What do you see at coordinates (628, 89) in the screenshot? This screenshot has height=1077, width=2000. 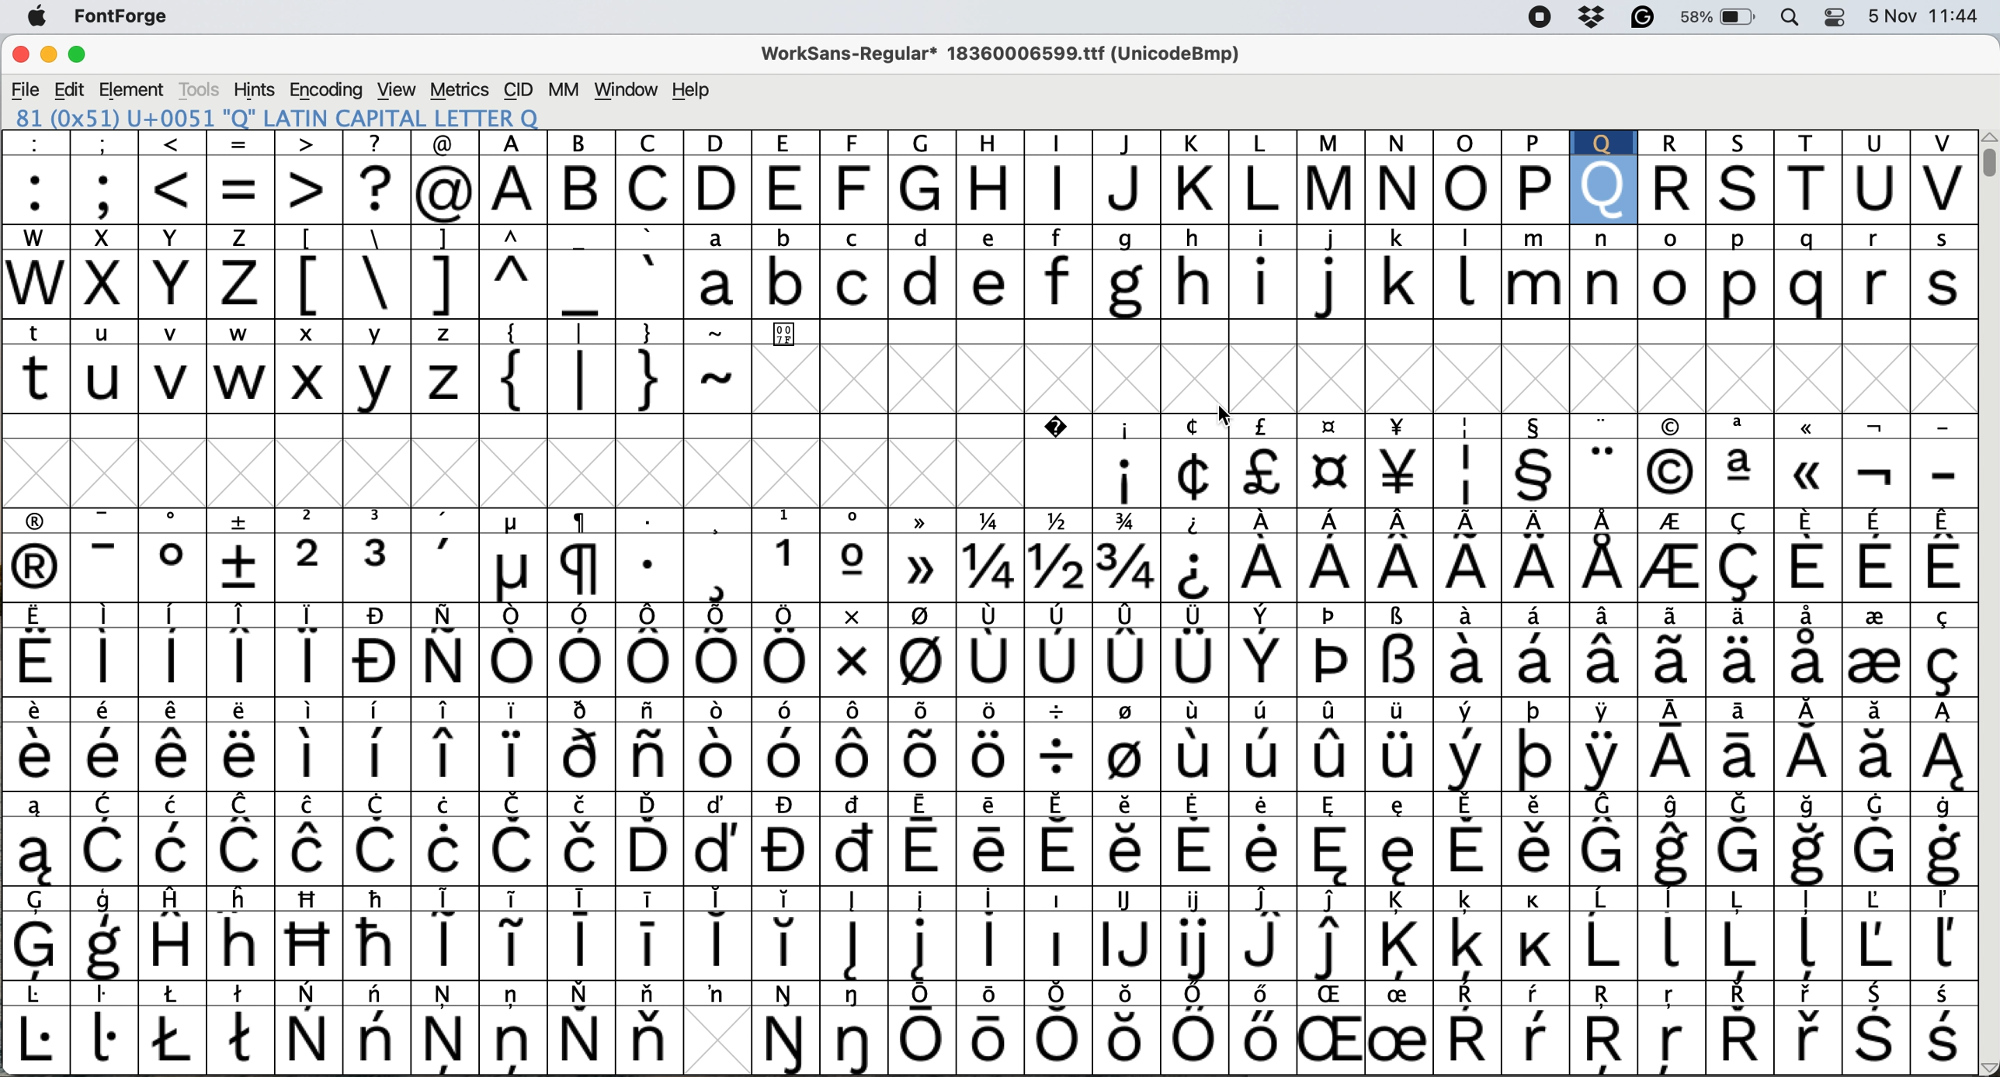 I see `window` at bounding box center [628, 89].